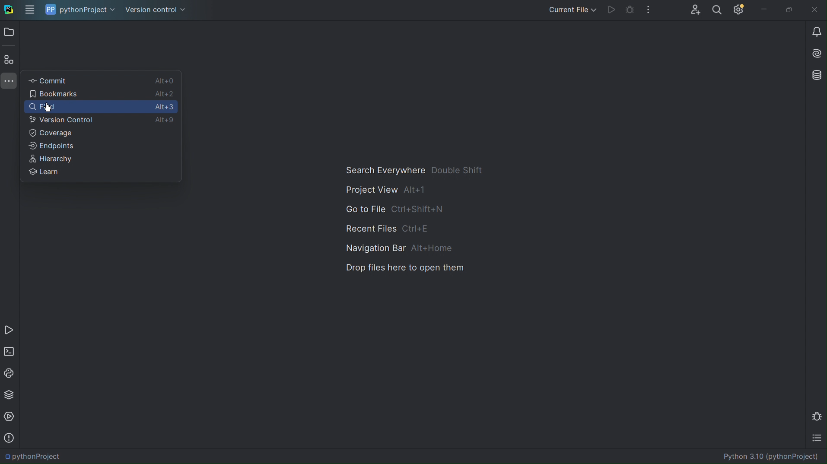 The height and width of the screenshot is (464, 827). Describe the element at coordinates (165, 79) in the screenshot. I see `Alt+0` at that location.